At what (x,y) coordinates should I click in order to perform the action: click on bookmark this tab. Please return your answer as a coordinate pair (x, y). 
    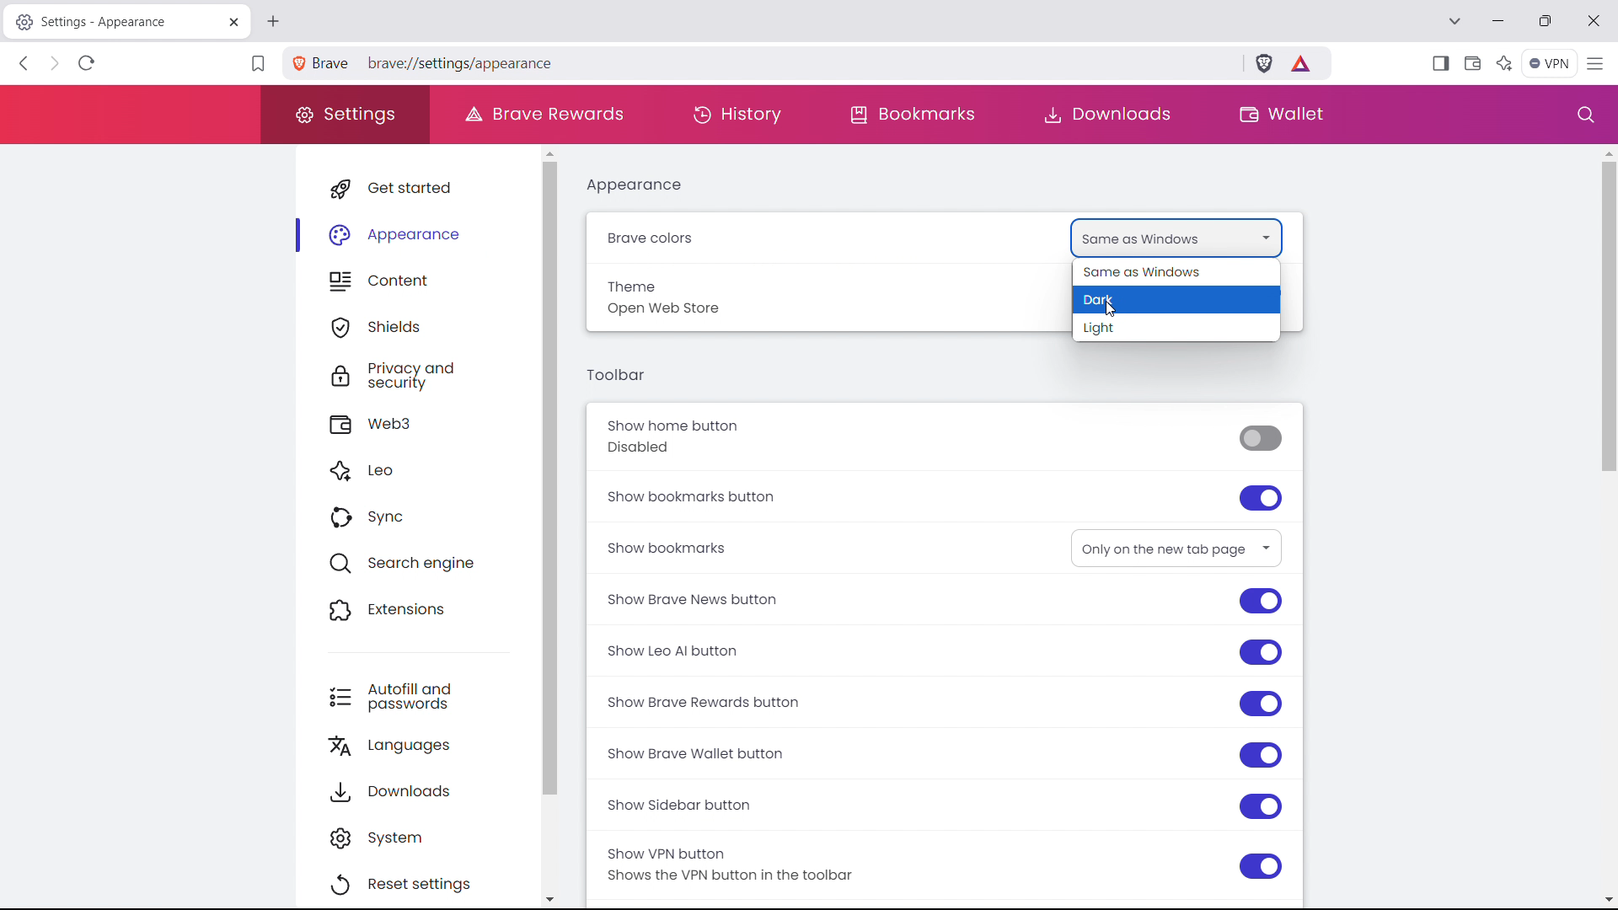
    Looking at the image, I should click on (258, 66).